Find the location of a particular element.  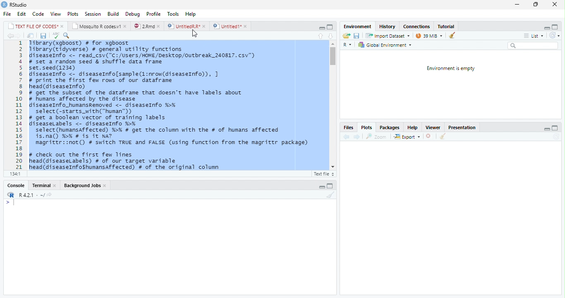

Presentation is located at coordinates (463, 127).